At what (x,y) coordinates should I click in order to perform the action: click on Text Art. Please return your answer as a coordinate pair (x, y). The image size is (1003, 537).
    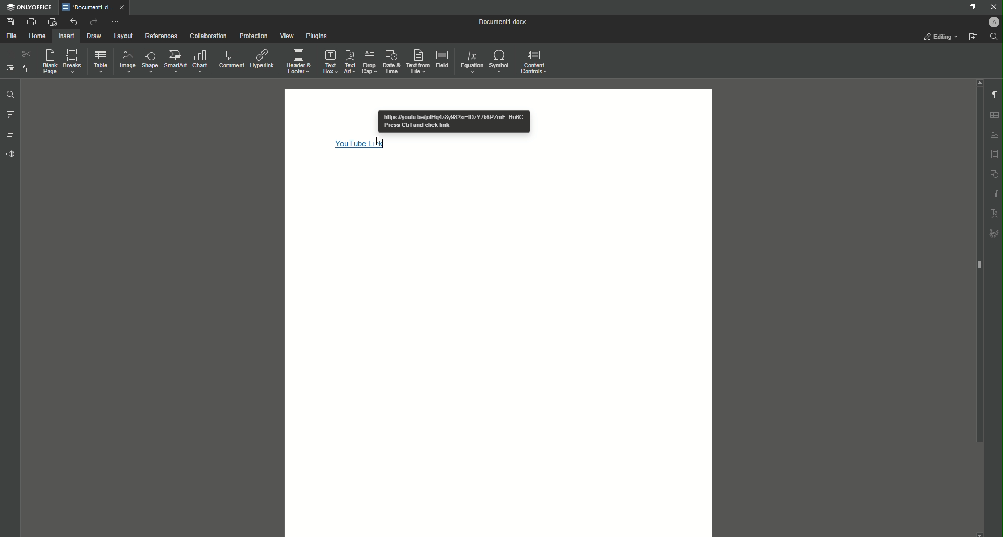
    Looking at the image, I should click on (350, 62).